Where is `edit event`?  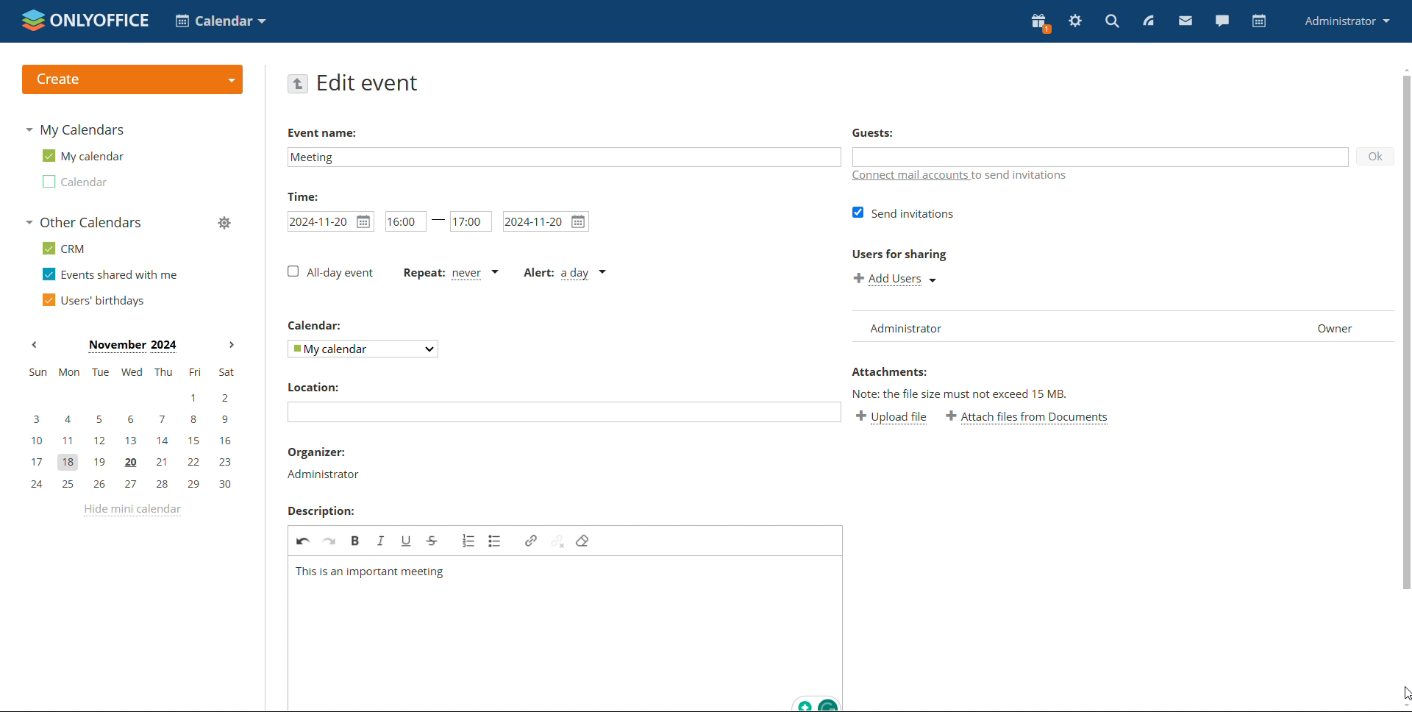
edit event is located at coordinates (368, 85).